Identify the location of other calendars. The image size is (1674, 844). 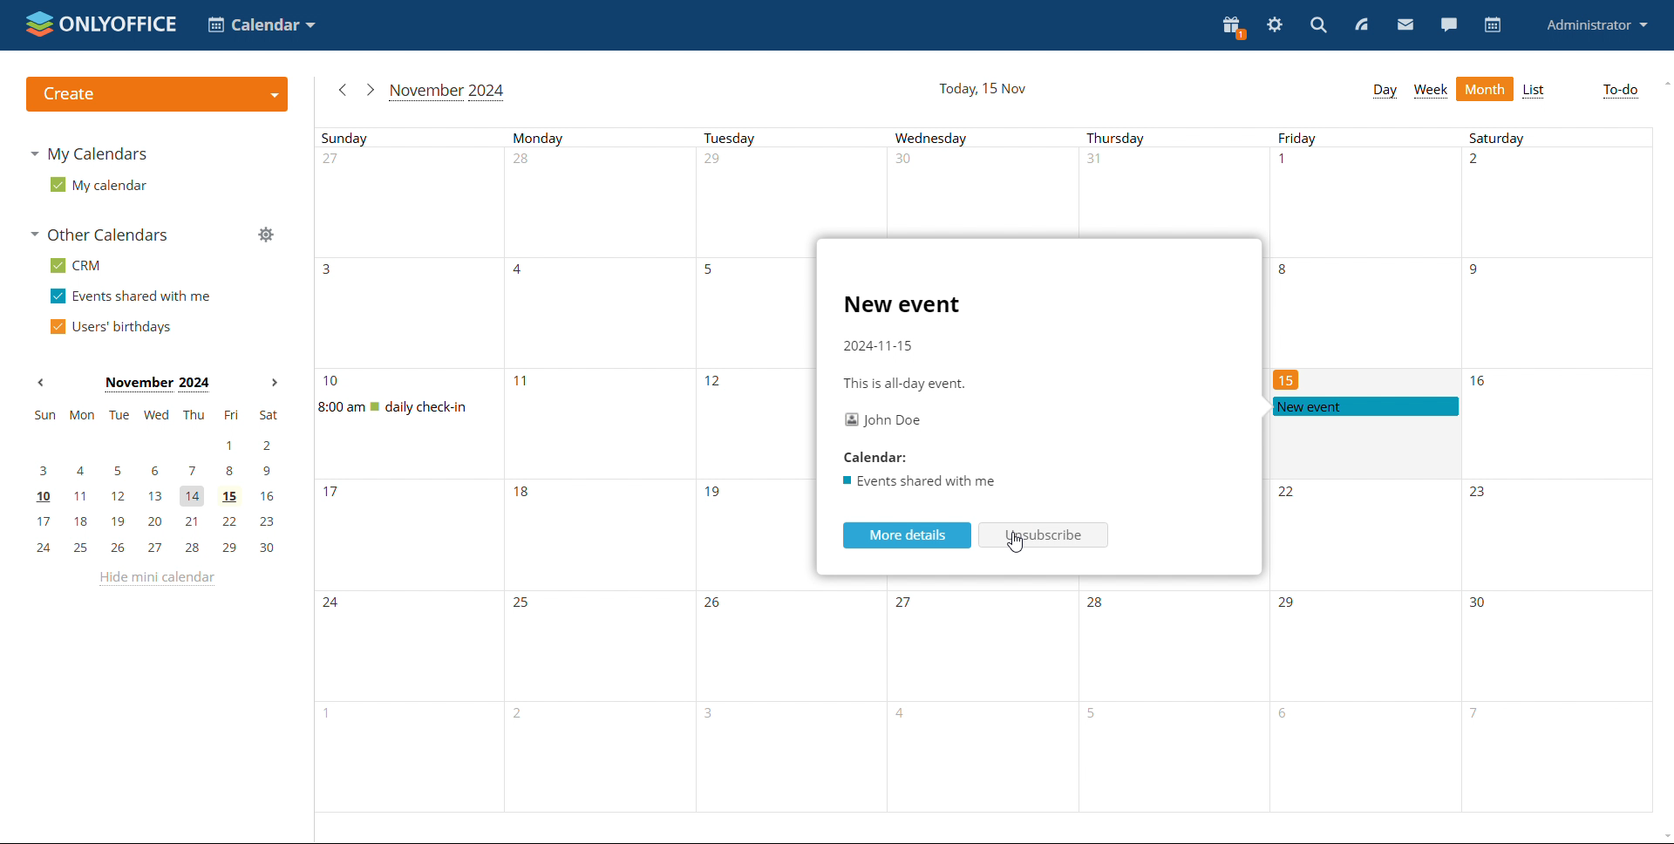
(103, 236).